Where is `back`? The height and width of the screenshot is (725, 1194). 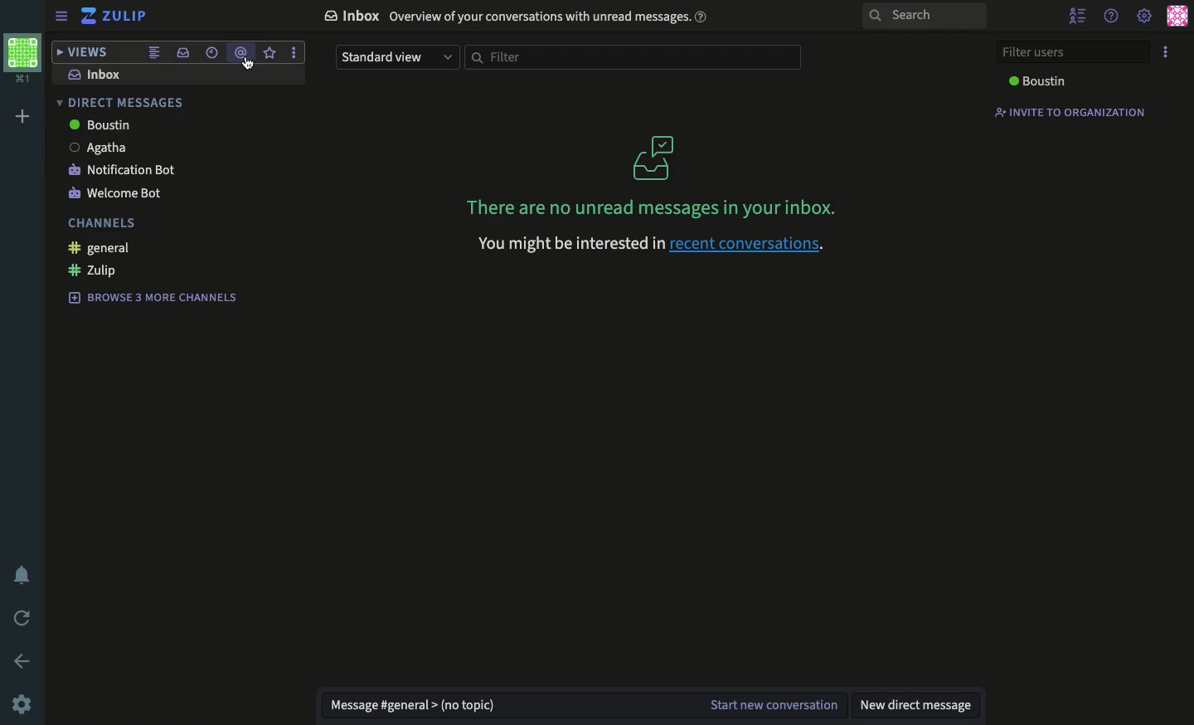 back is located at coordinates (26, 659).